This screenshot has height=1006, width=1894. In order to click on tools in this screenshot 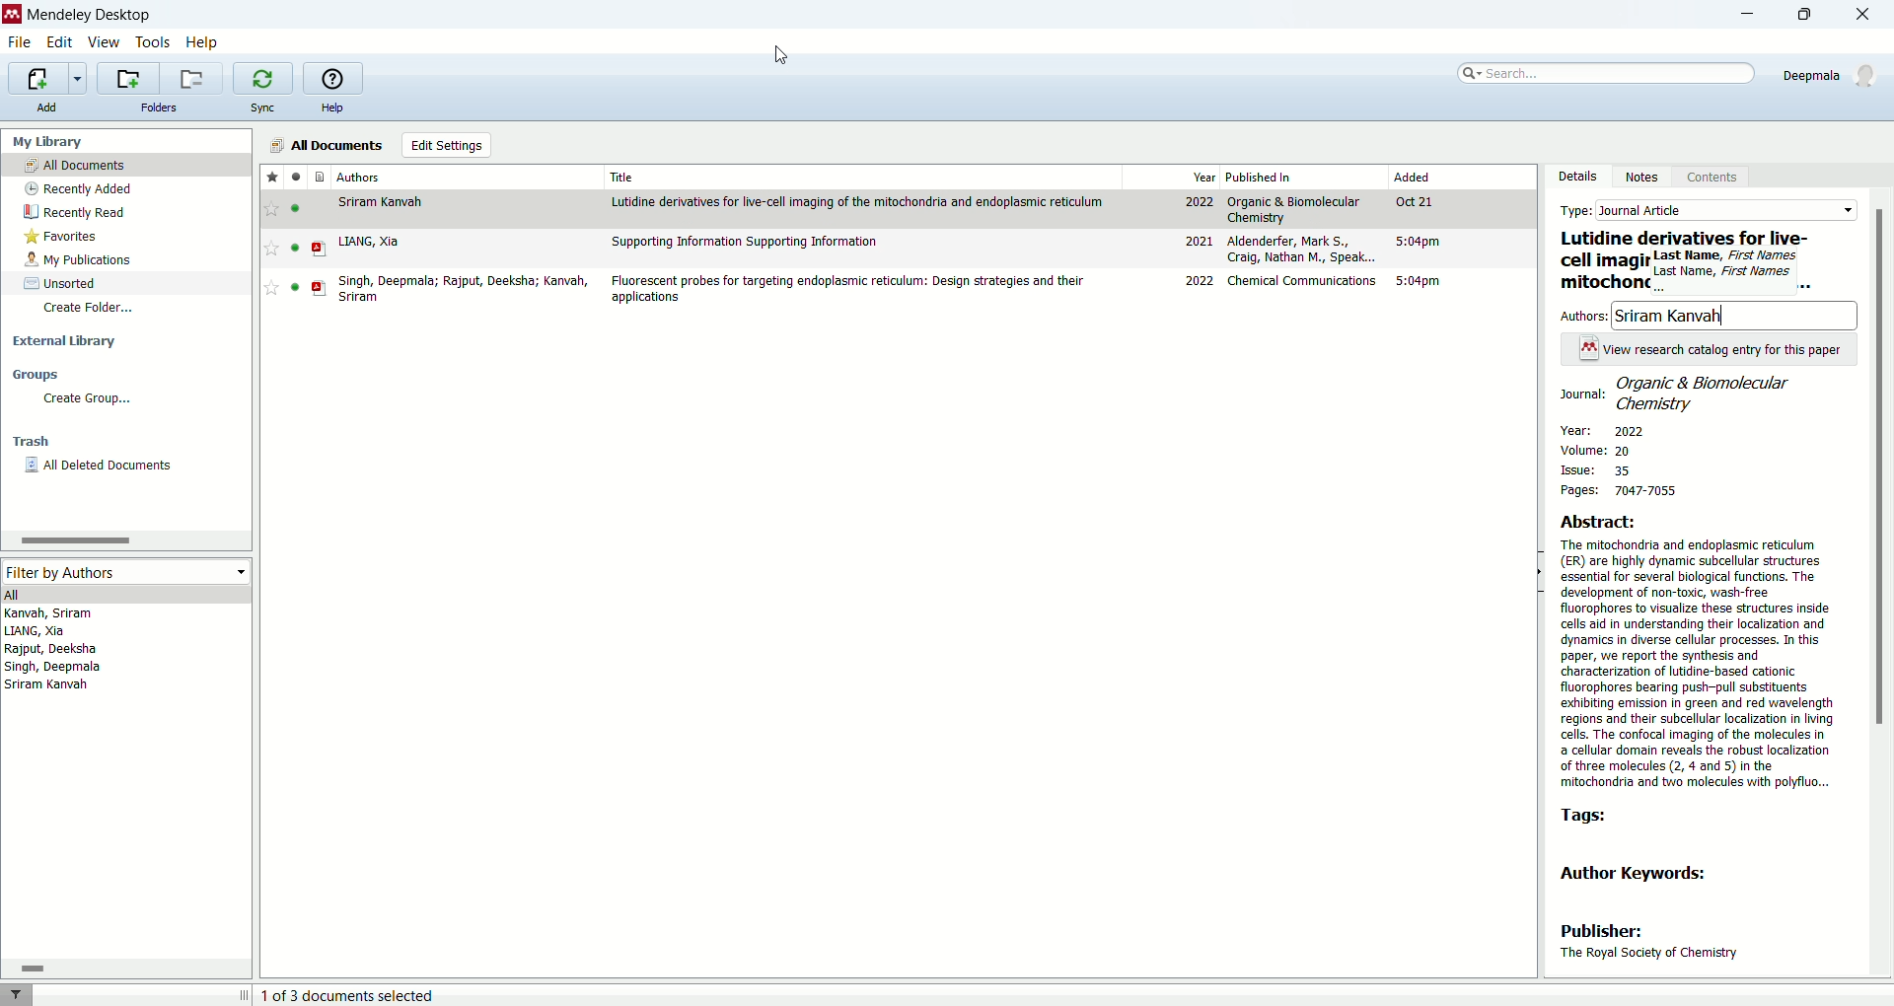, I will do `click(155, 44)`.